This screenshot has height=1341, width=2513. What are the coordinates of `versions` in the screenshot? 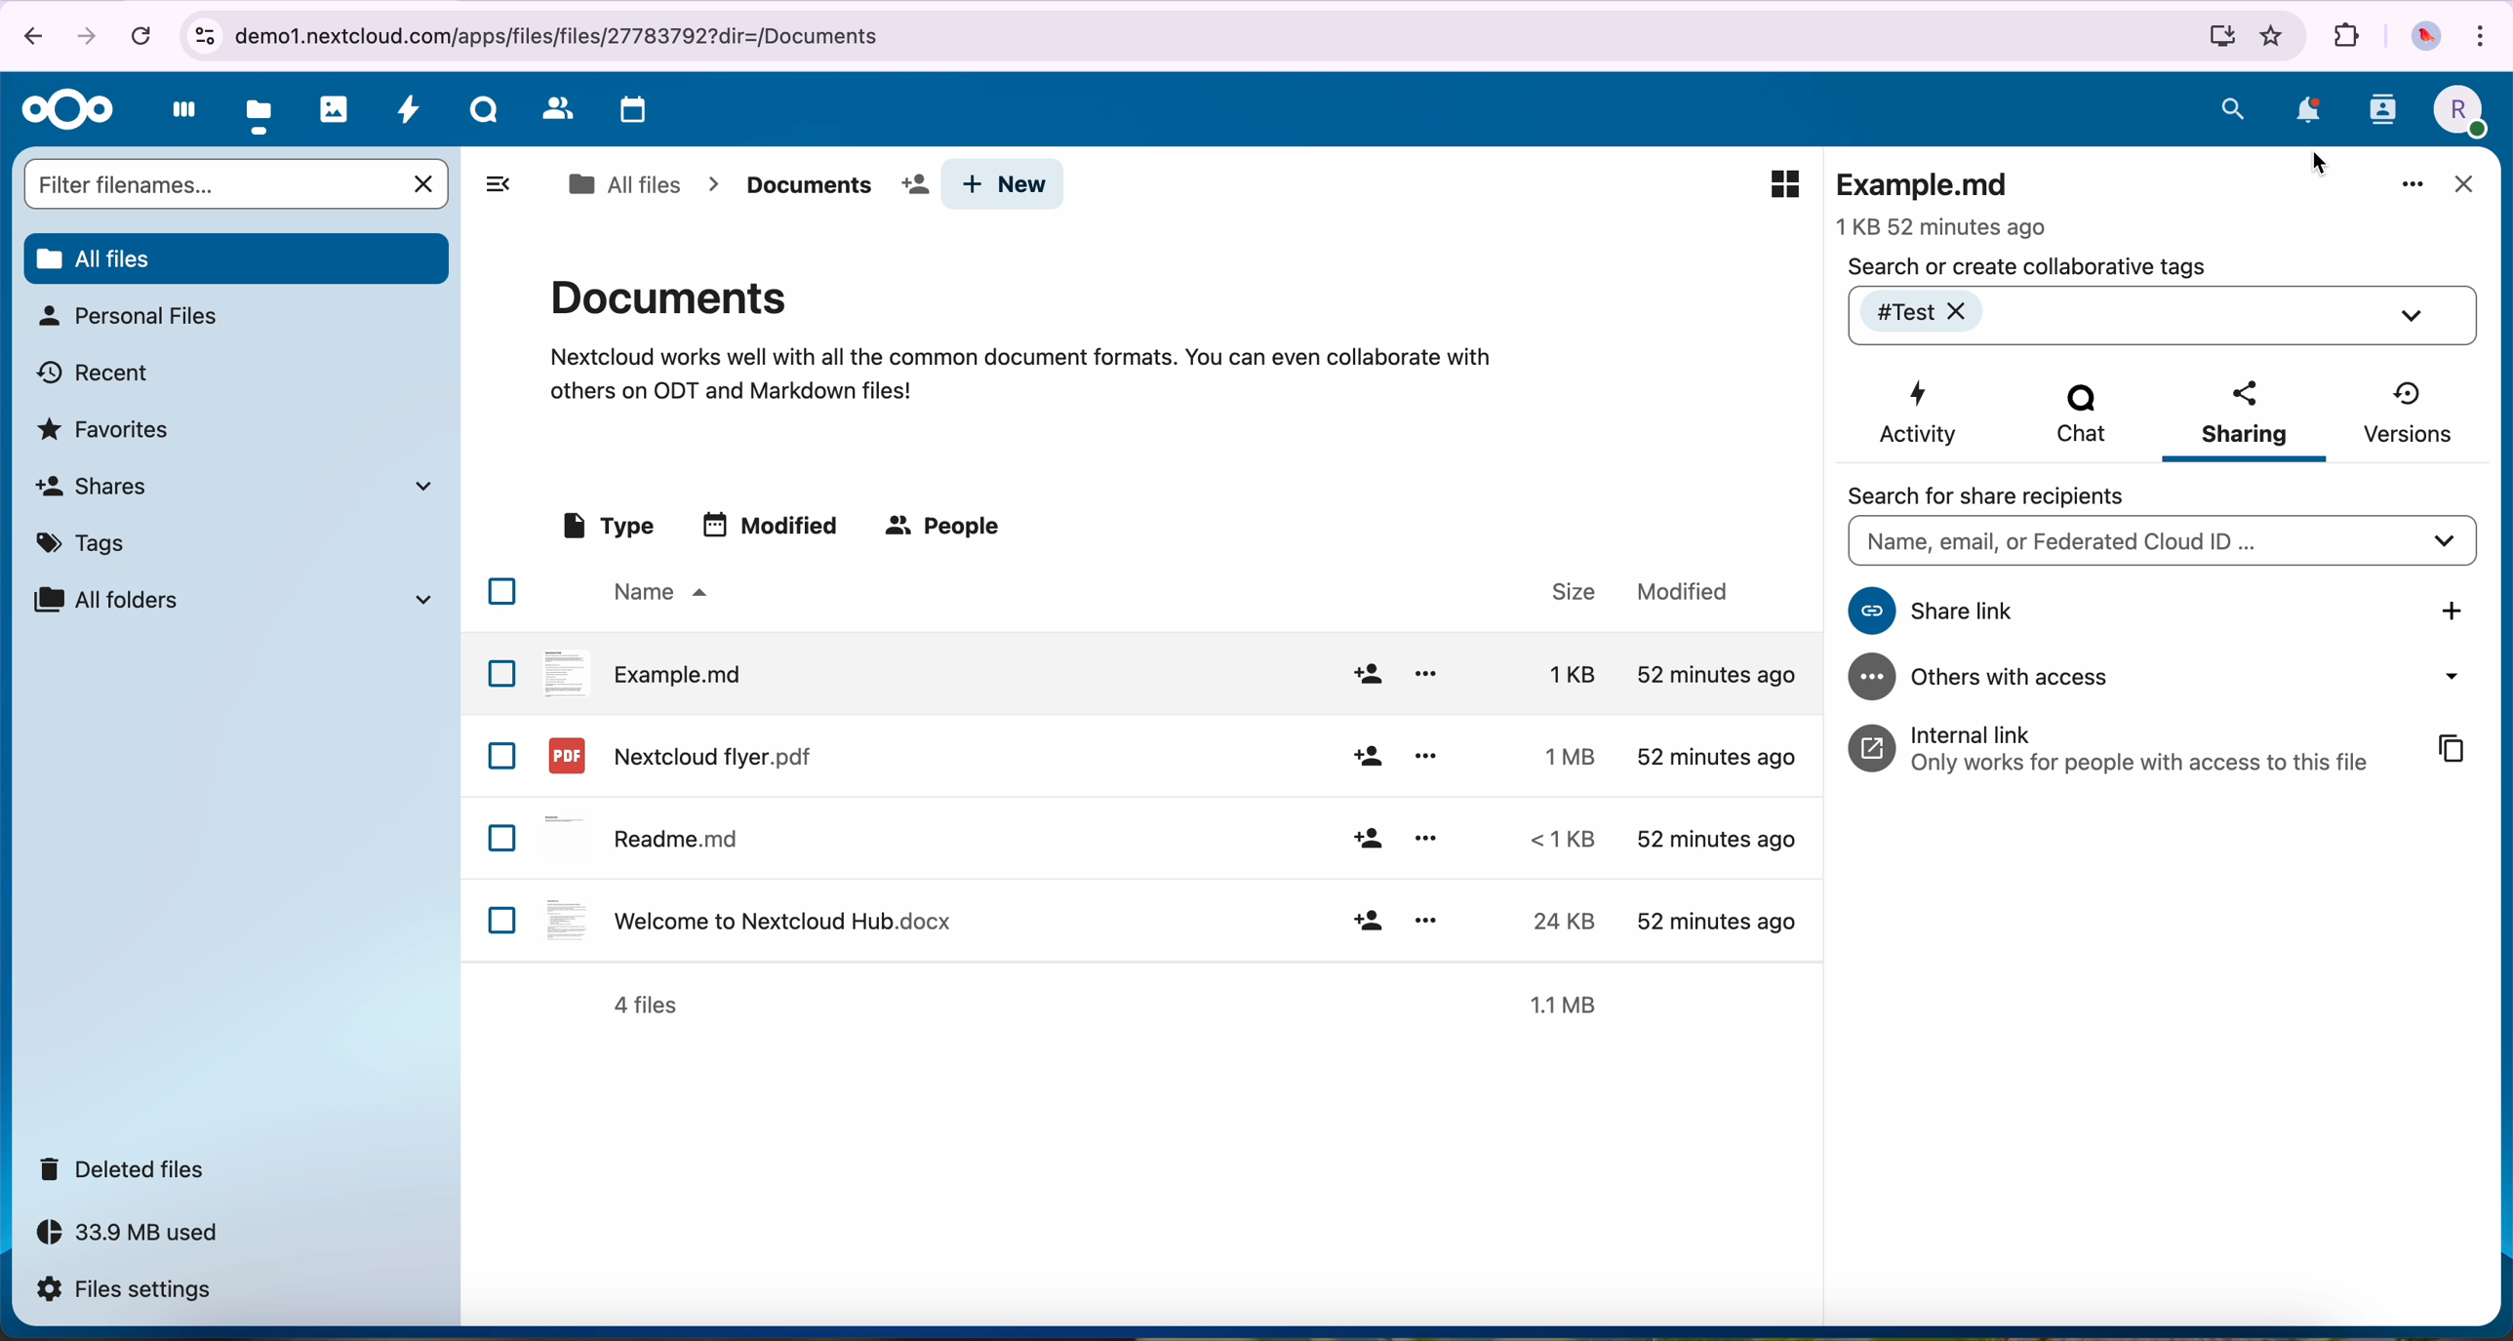 It's located at (2406, 413).